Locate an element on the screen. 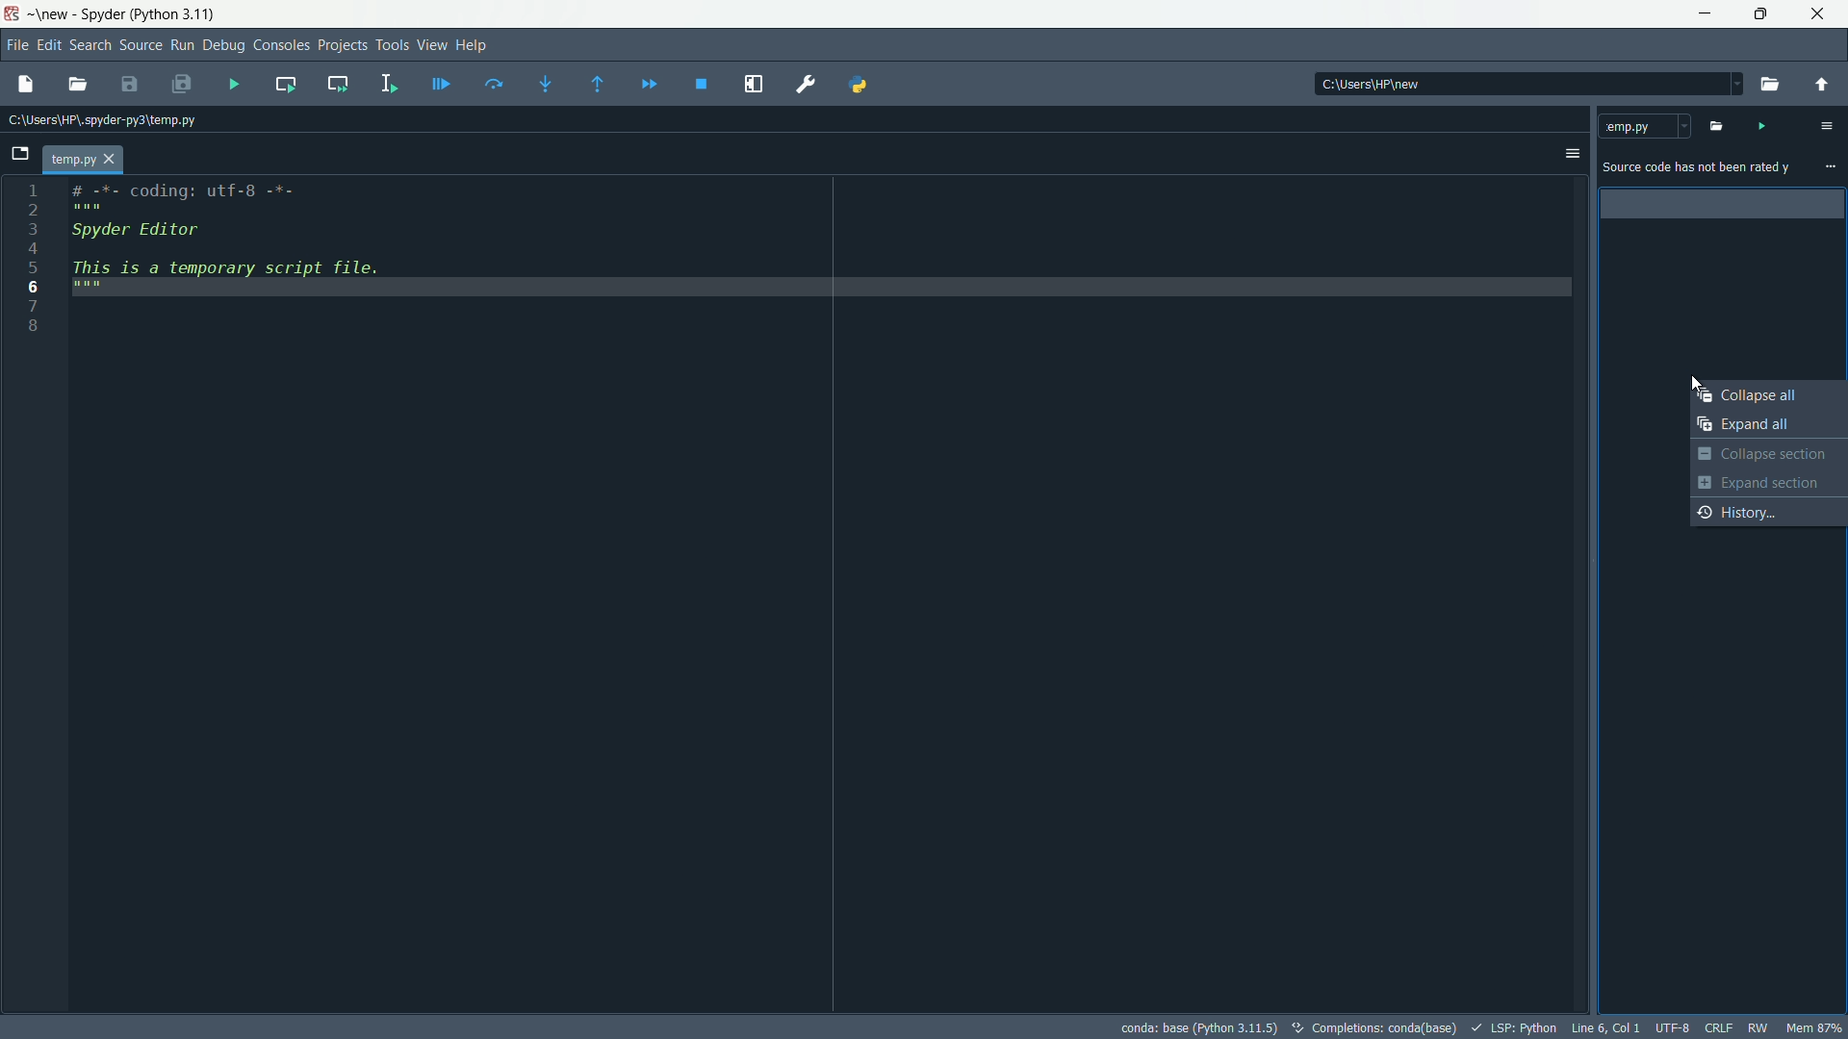 The height and width of the screenshot is (1039, 1848). rw is located at coordinates (1758, 1026).